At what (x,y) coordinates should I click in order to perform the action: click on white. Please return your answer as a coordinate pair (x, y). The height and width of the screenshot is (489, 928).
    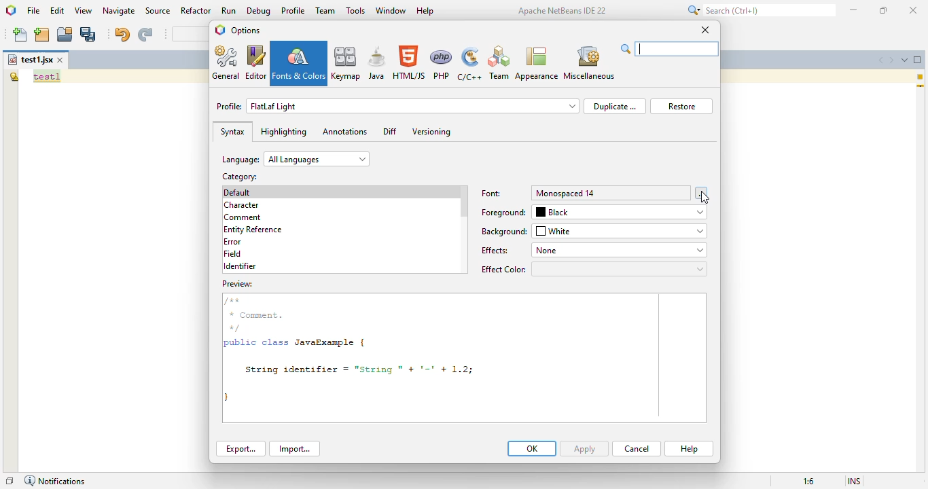
    Looking at the image, I should click on (620, 231).